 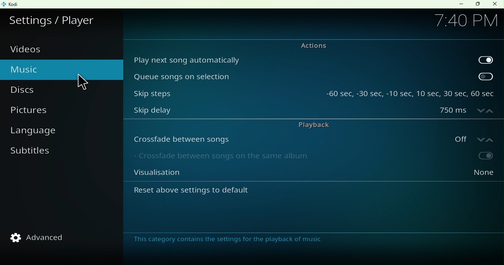 What do you see at coordinates (280, 112) in the screenshot?
I see `Skip delay` at bounding box center [280, 112].